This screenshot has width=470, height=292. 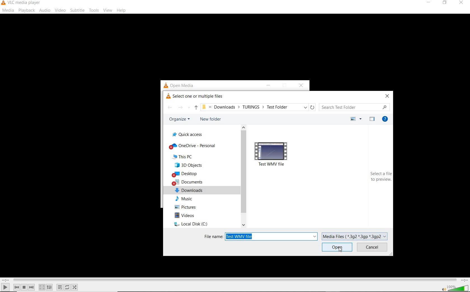 What do you see at coordinates (17, 287) in the screenshot?
I see `previous media` at bounding box center [17, 287].